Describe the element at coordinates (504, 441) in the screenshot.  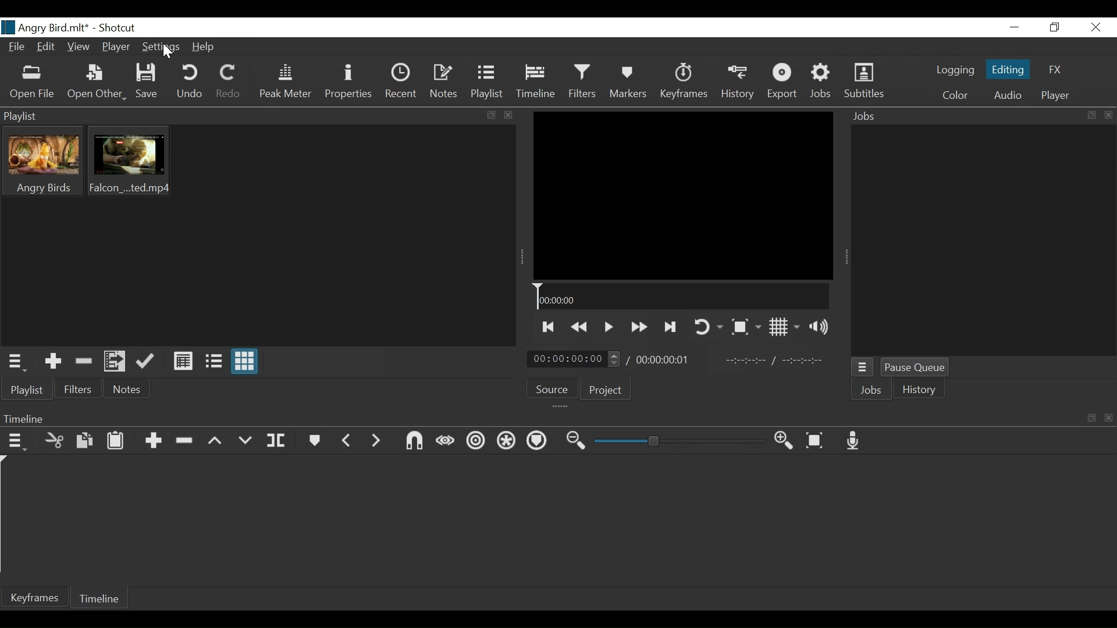
I see `Ripple all tracks` at that location.